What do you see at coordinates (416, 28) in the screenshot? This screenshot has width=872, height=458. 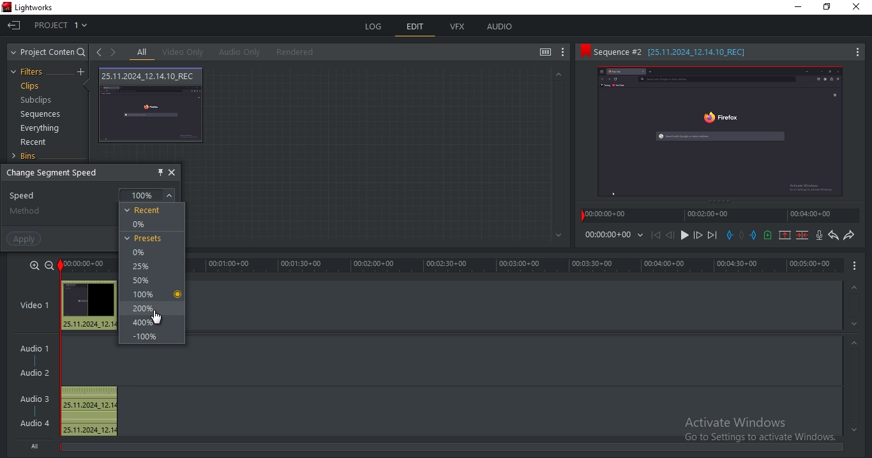 I see `edit` at bounding box center [416, 28].